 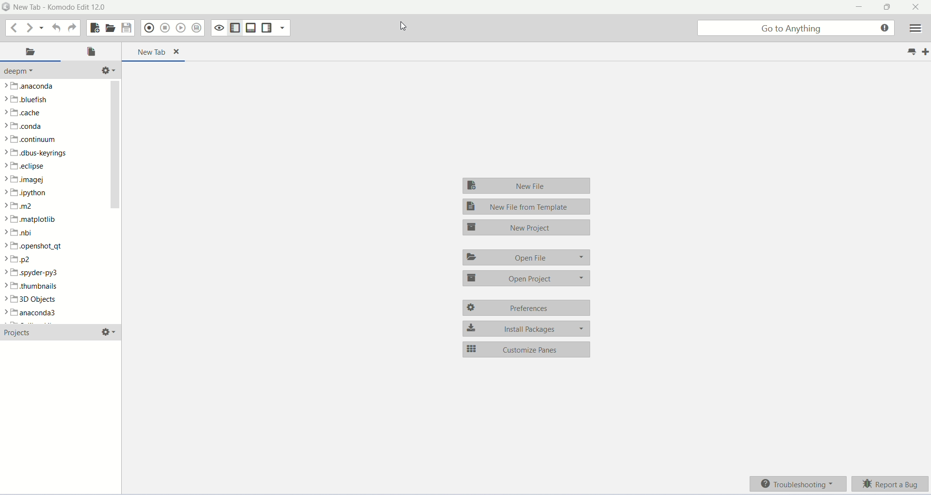 I want to click on recent location, so click(x=41, y=28).